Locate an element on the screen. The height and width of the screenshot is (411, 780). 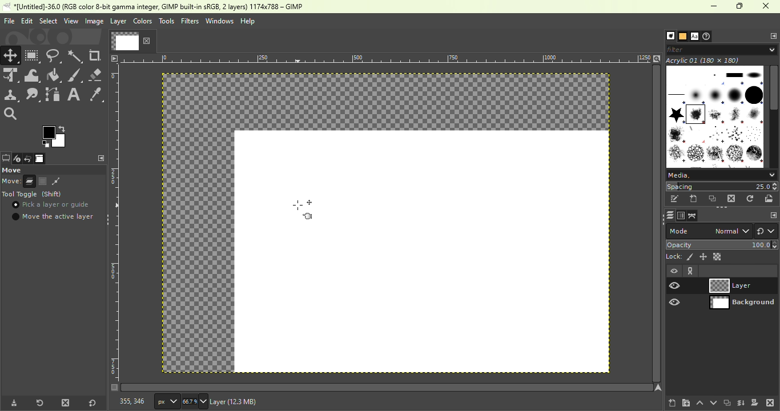
Switch to another group of modes is located at coordinates (766, 231).